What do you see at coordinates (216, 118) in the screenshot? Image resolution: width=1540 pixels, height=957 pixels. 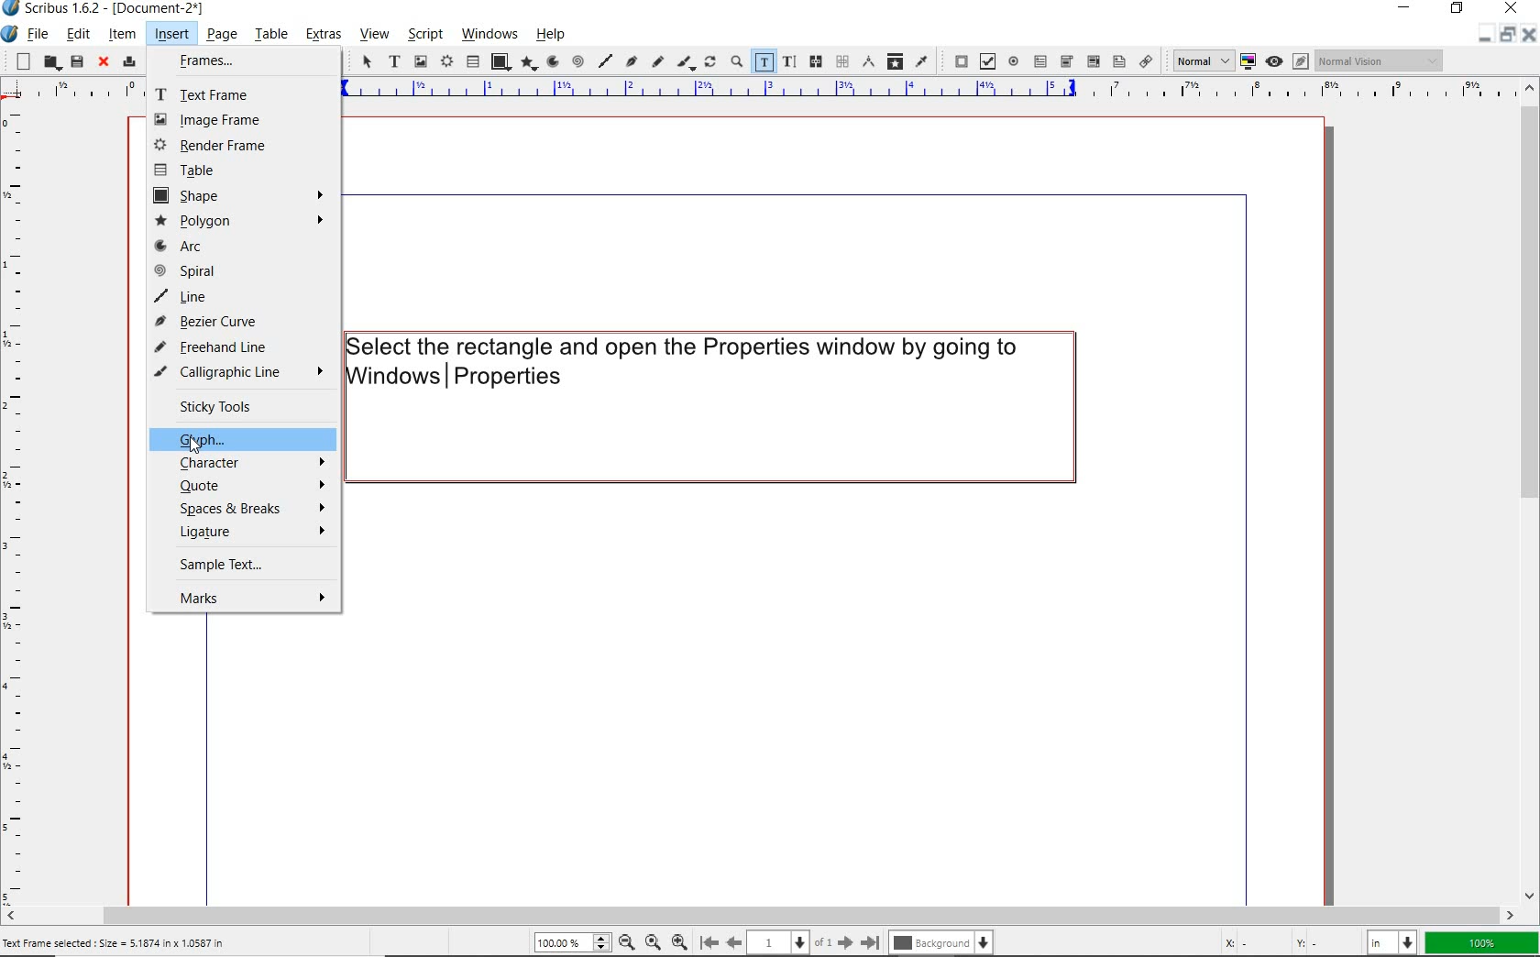 I see `image` at bounding box center [216, 118].